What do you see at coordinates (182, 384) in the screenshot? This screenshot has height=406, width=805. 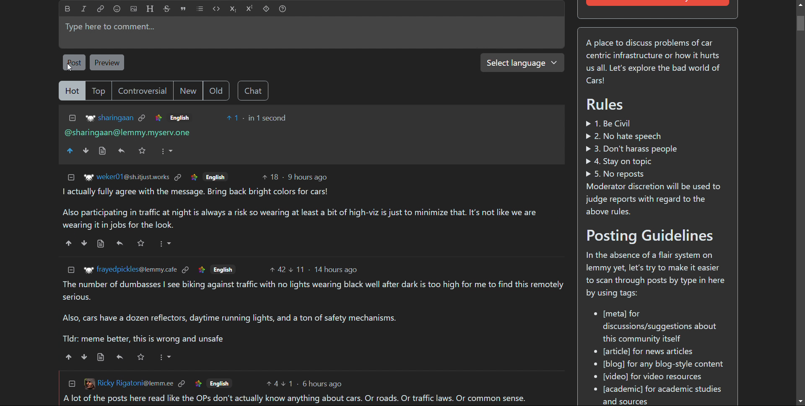 I see `Link` at bounding box center [182, 384].